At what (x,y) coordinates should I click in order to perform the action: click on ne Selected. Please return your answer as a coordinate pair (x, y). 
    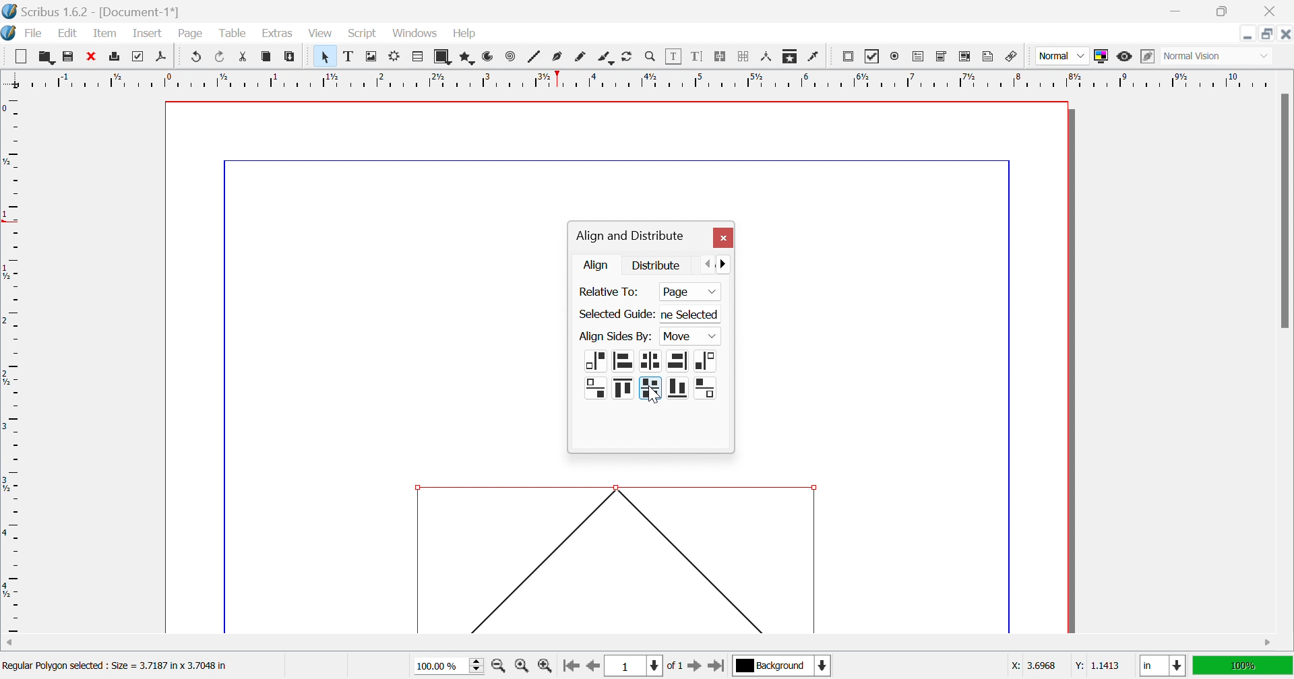
    Looking at the image, I should click on (694, 316).